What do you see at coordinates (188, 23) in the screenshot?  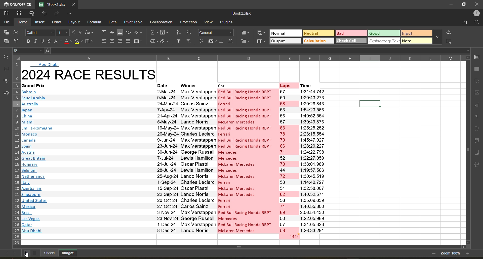 I see `protection` at bounding box center [188, 23].